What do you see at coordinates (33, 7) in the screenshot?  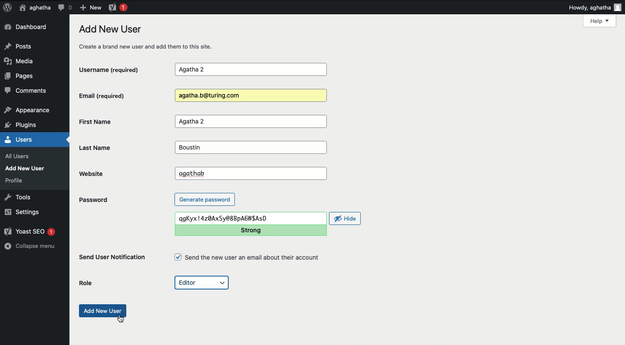 I see `aghatha` at bounding box center [33, 7].